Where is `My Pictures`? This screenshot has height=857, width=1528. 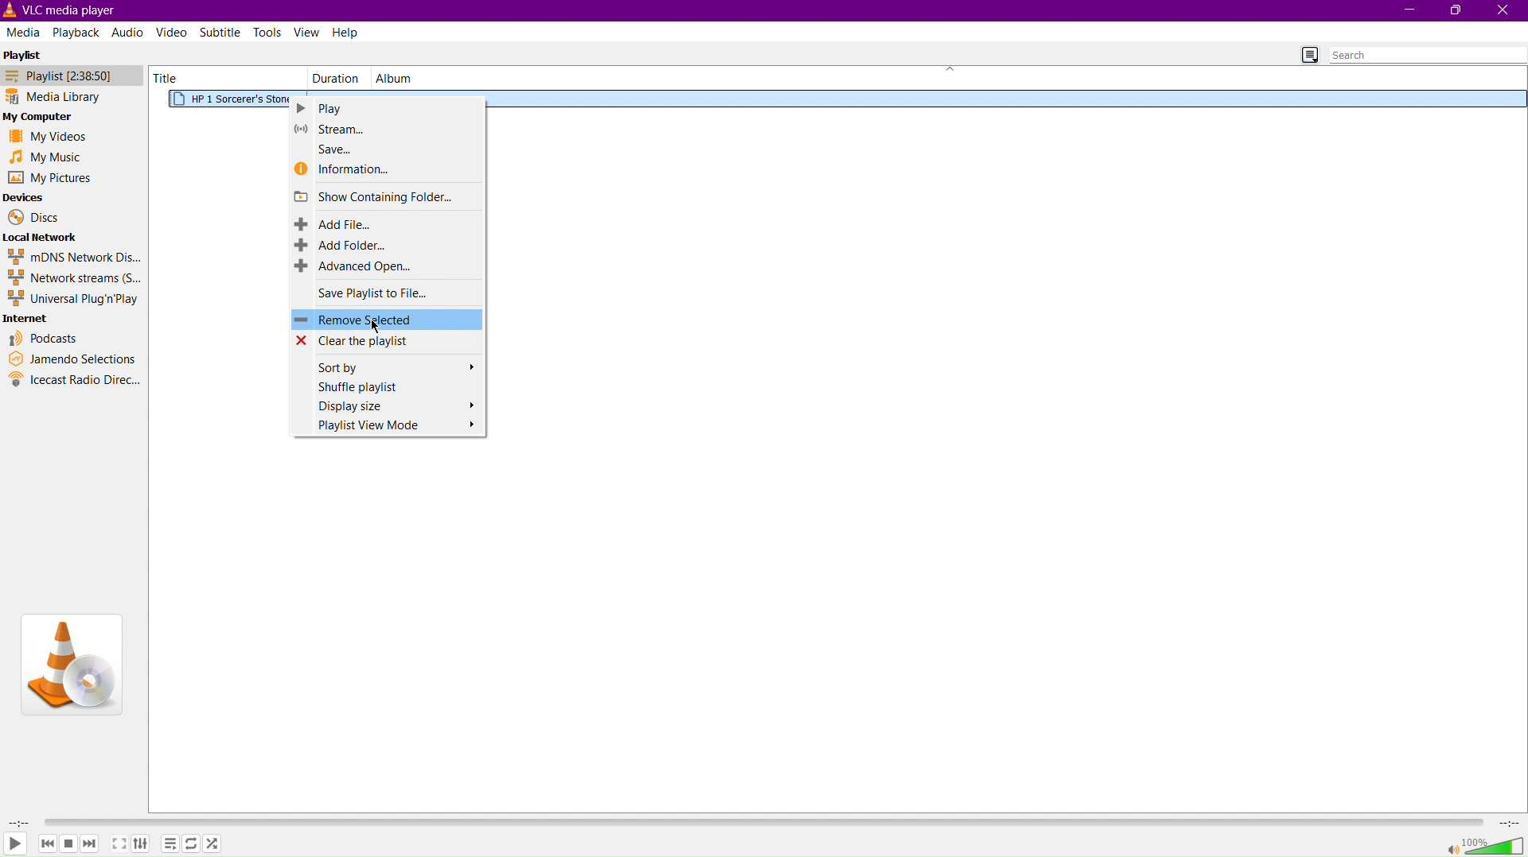
My Pictures is located at coordinates (49, 179).